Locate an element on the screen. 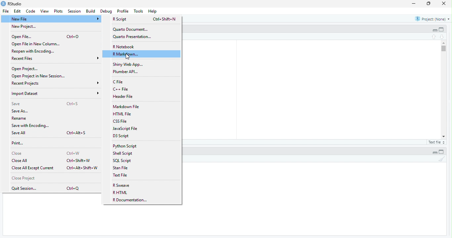 The height and width of the screenshot is (238, 452). Close All Except Current is located at coordinates (34, 168).